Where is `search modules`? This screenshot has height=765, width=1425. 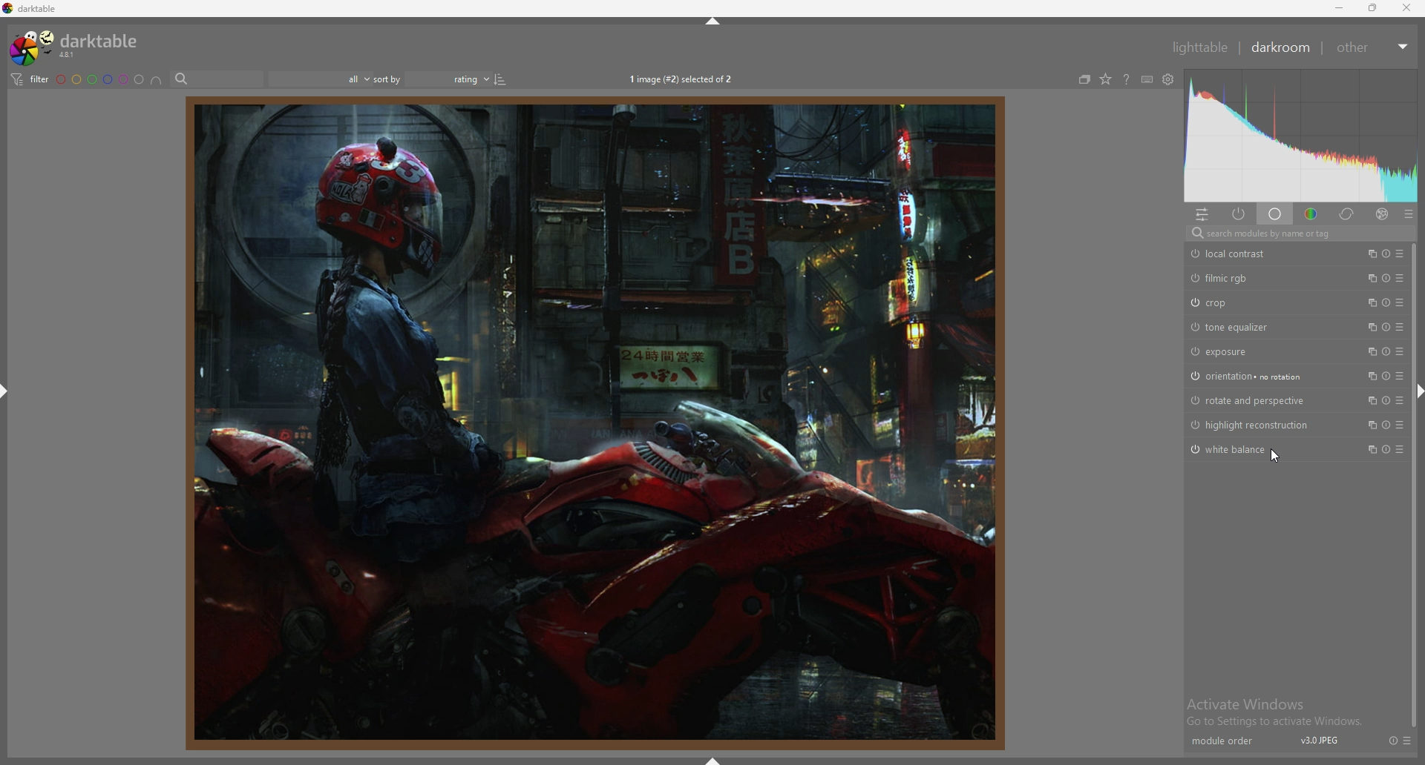
search modules is located at coordinates (1297, 234).